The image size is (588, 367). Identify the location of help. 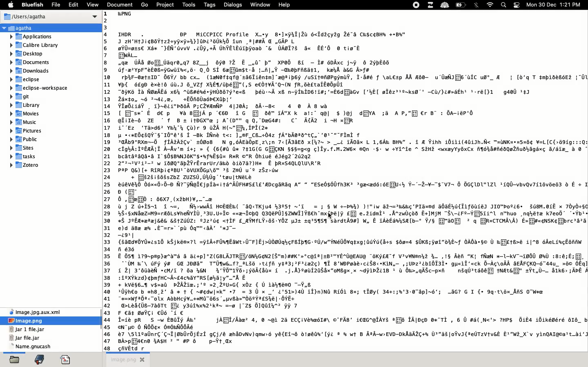
(285, 5).